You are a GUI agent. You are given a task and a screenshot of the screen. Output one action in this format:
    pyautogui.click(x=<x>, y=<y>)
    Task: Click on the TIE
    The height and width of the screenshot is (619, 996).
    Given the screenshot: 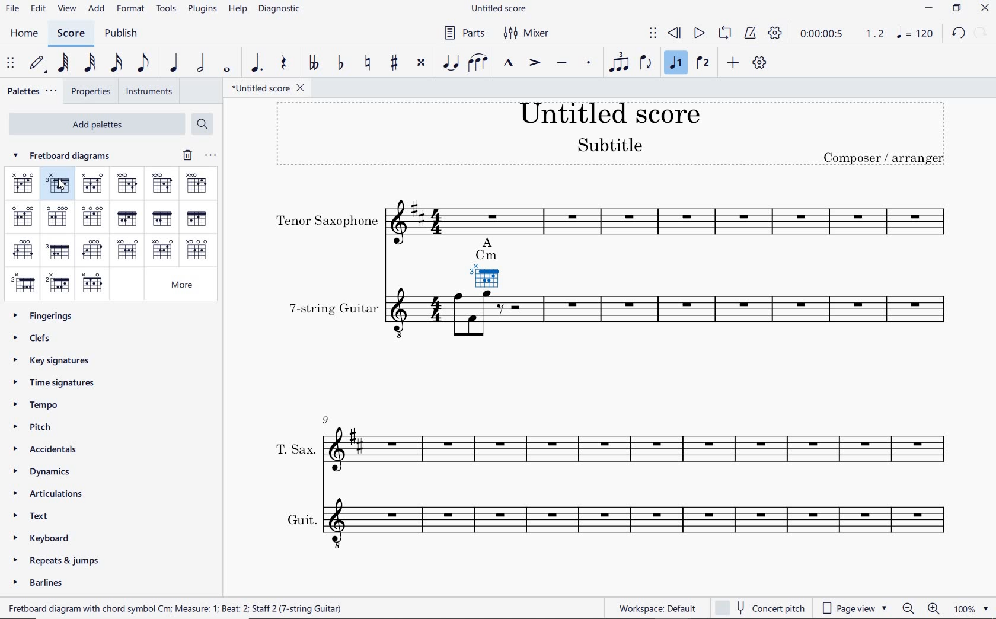 What is the action you would take?
    pyautogui.click(x=450, y=63)
    